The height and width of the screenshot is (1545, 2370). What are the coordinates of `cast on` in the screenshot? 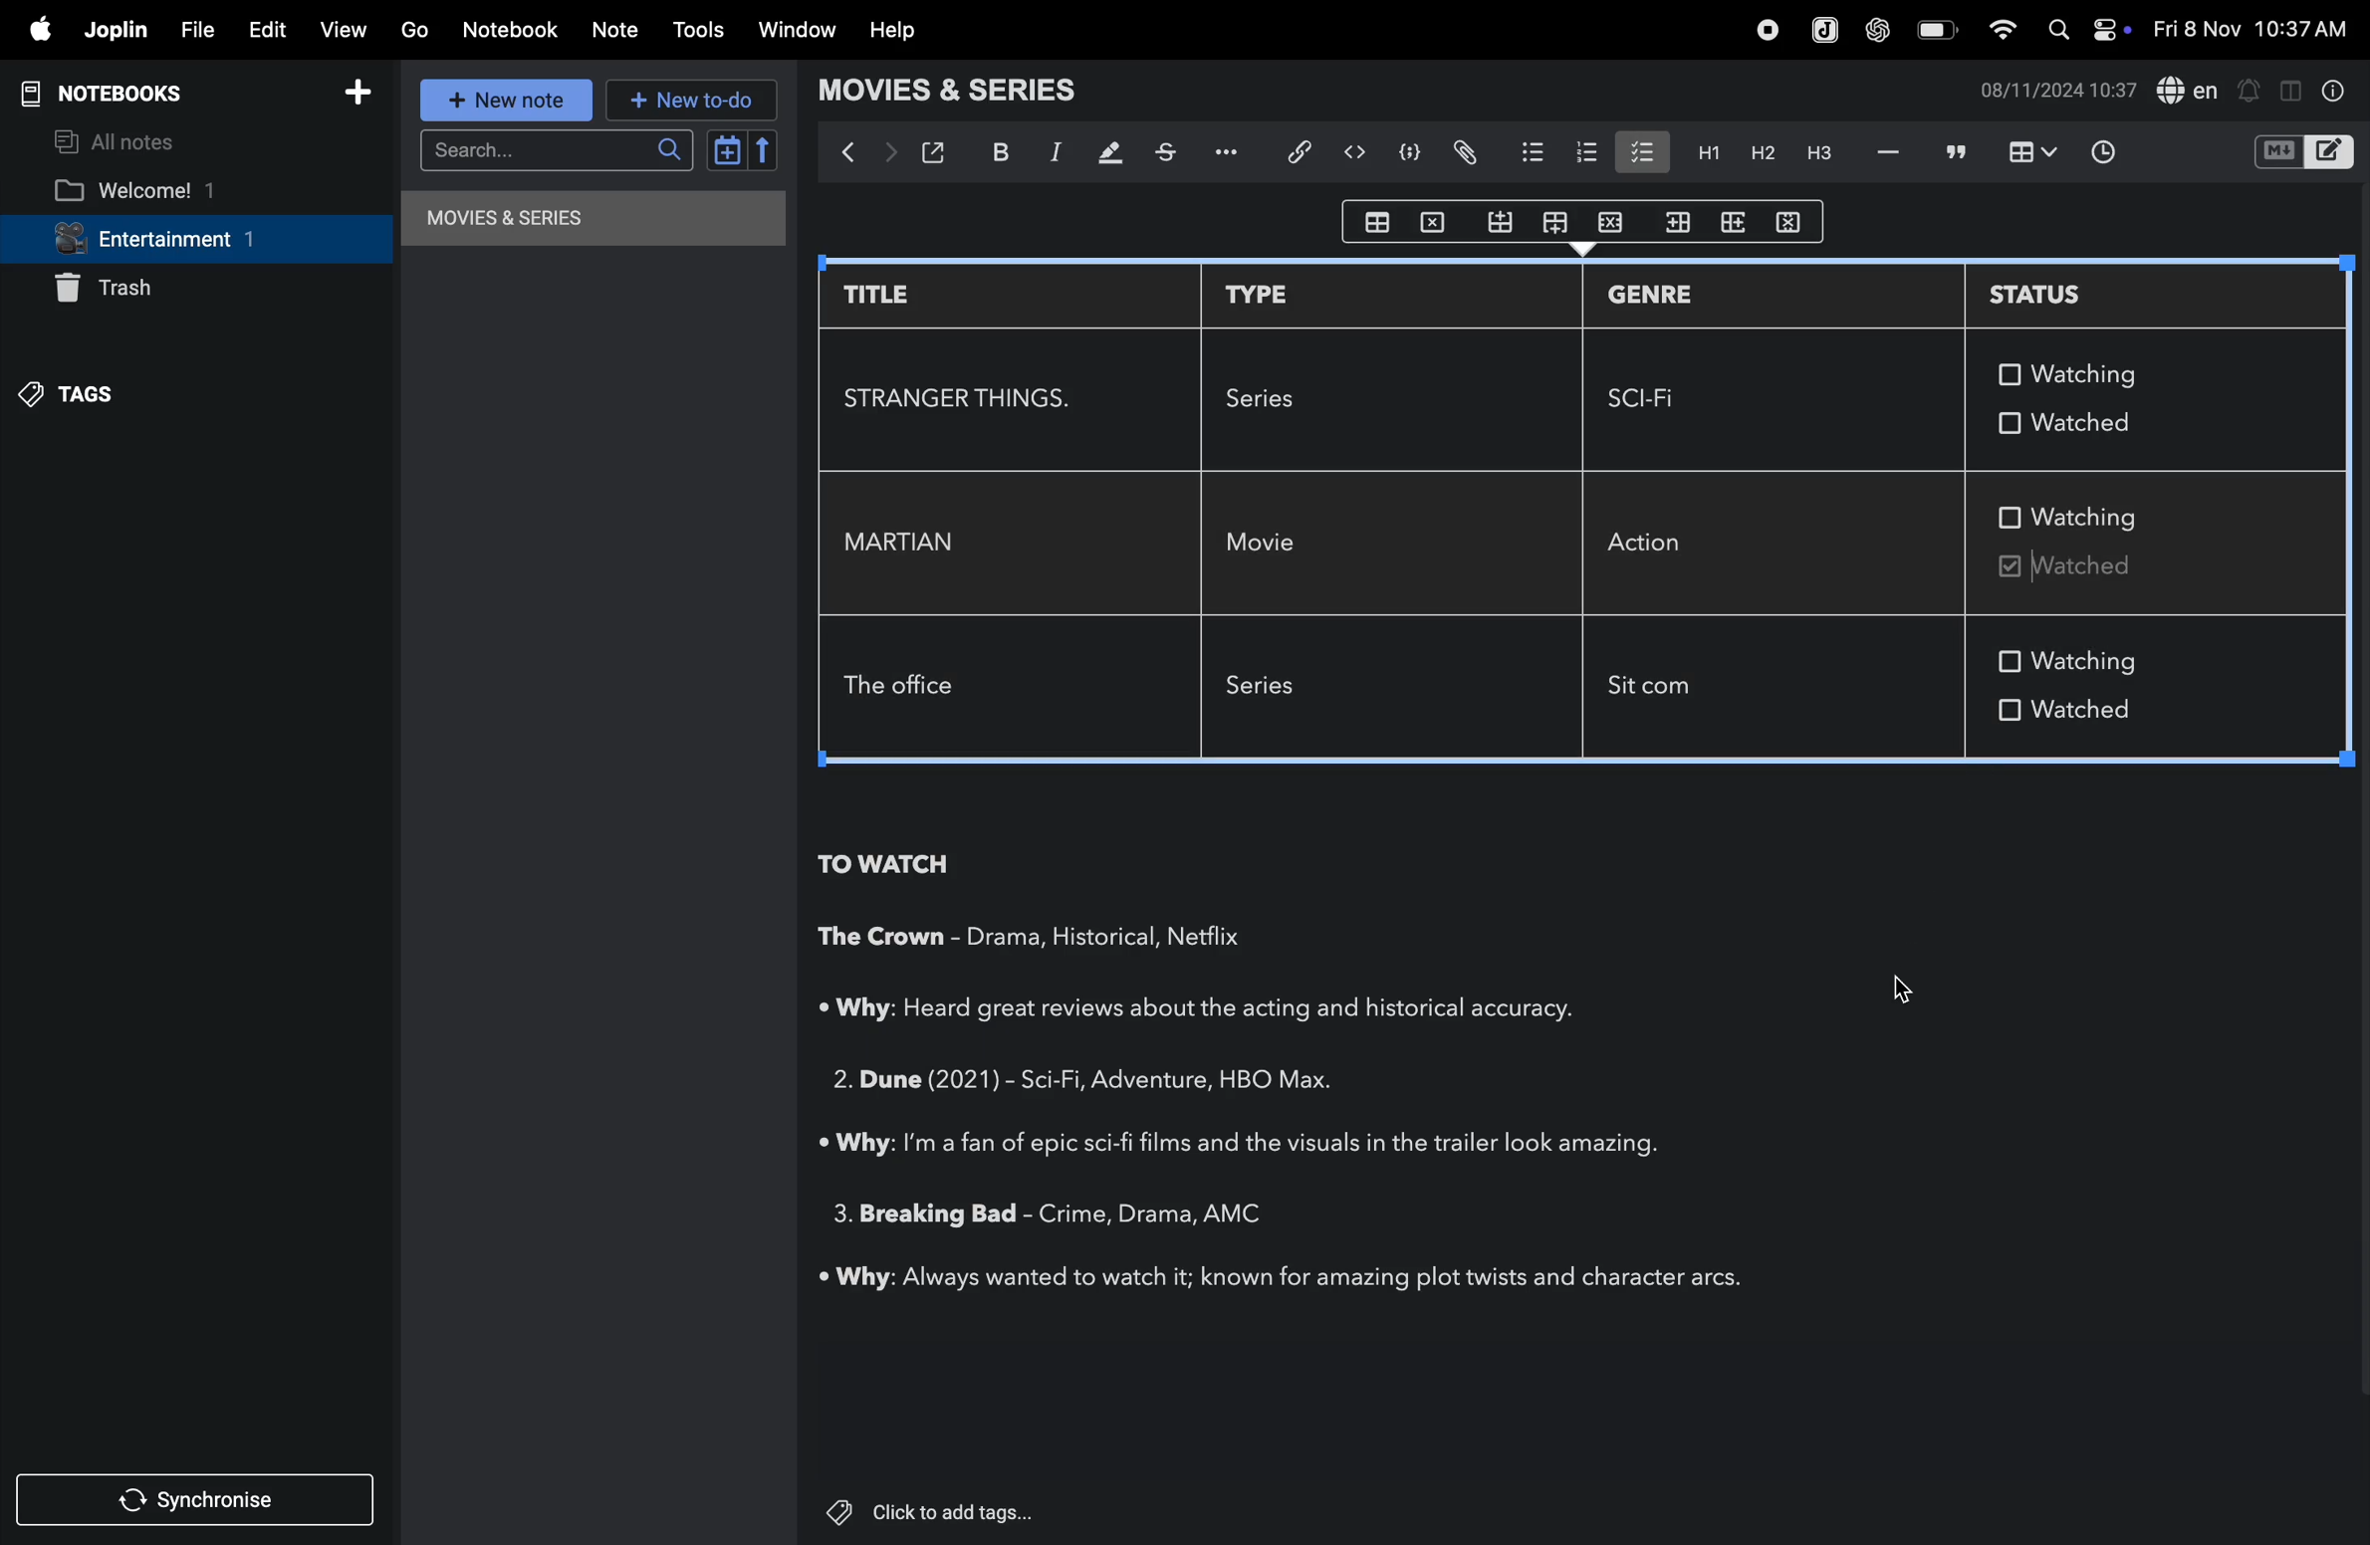 It's located at (1212, 937).